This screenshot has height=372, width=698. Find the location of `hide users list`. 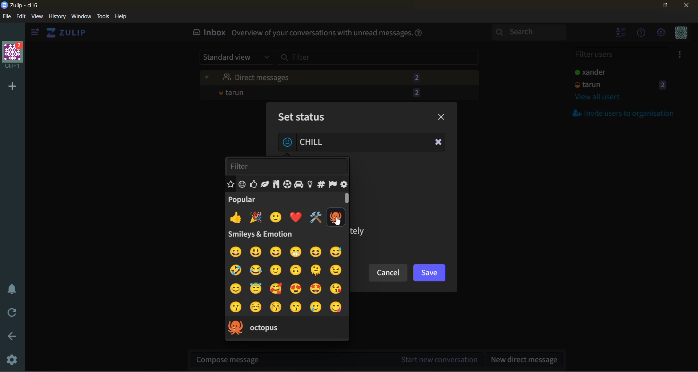

hide users list is located at coordinates (619, 35).